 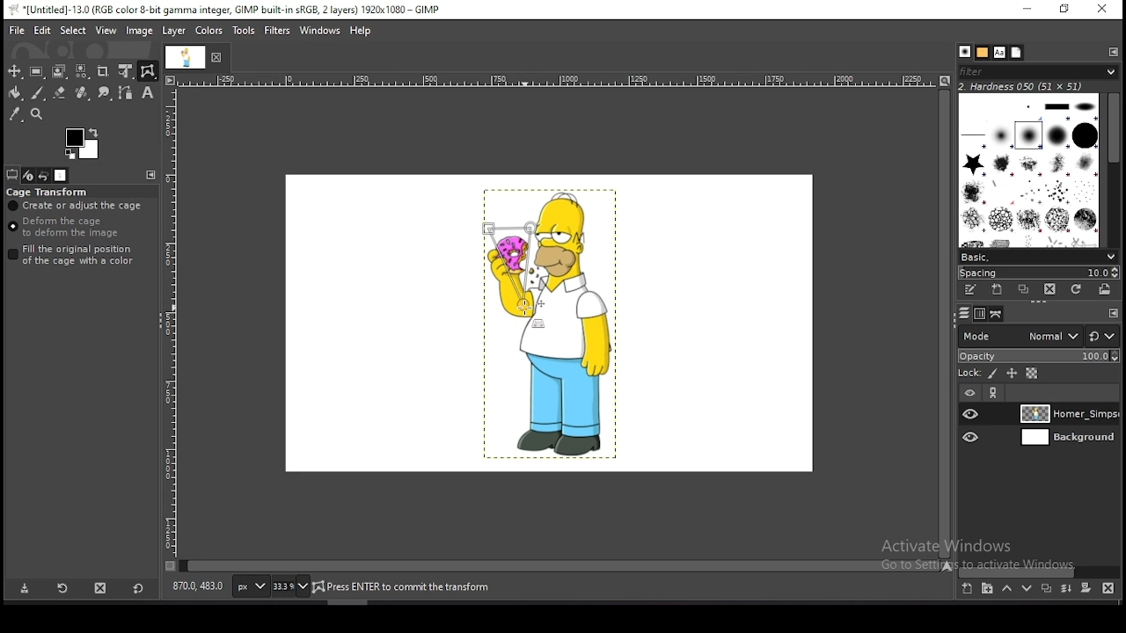 I want to click on scroll bar, so click(x=559, y=564).